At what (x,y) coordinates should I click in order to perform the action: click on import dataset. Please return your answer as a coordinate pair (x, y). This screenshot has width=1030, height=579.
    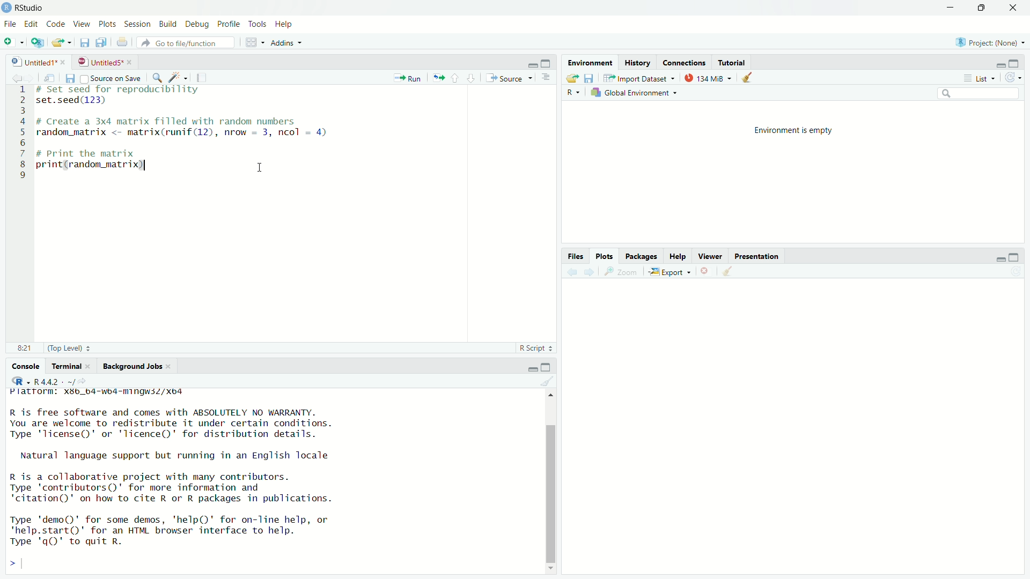
    Looking at the image, I should click on (636, 79).